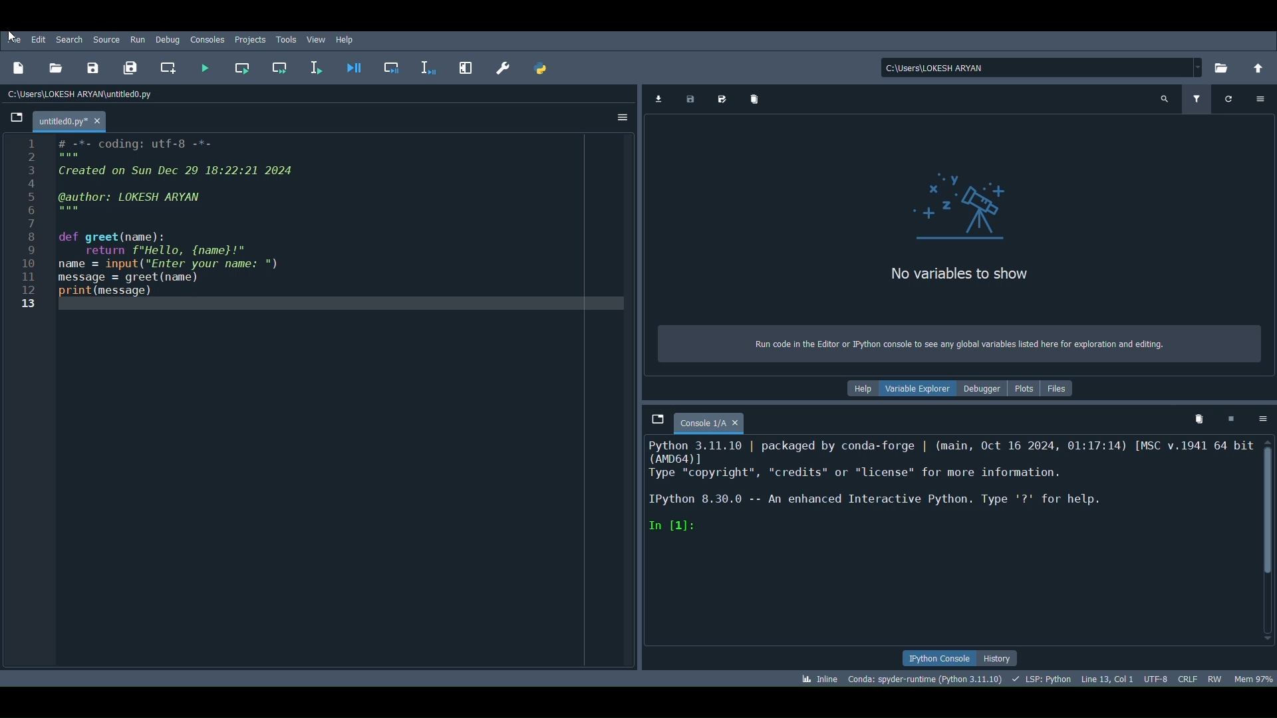 The width and height of the screenshot is (1277, 718). What do you see at coordinates (13, 117) in the screenshot?
I see `Browse tabs` at bounding box center [13, 117].